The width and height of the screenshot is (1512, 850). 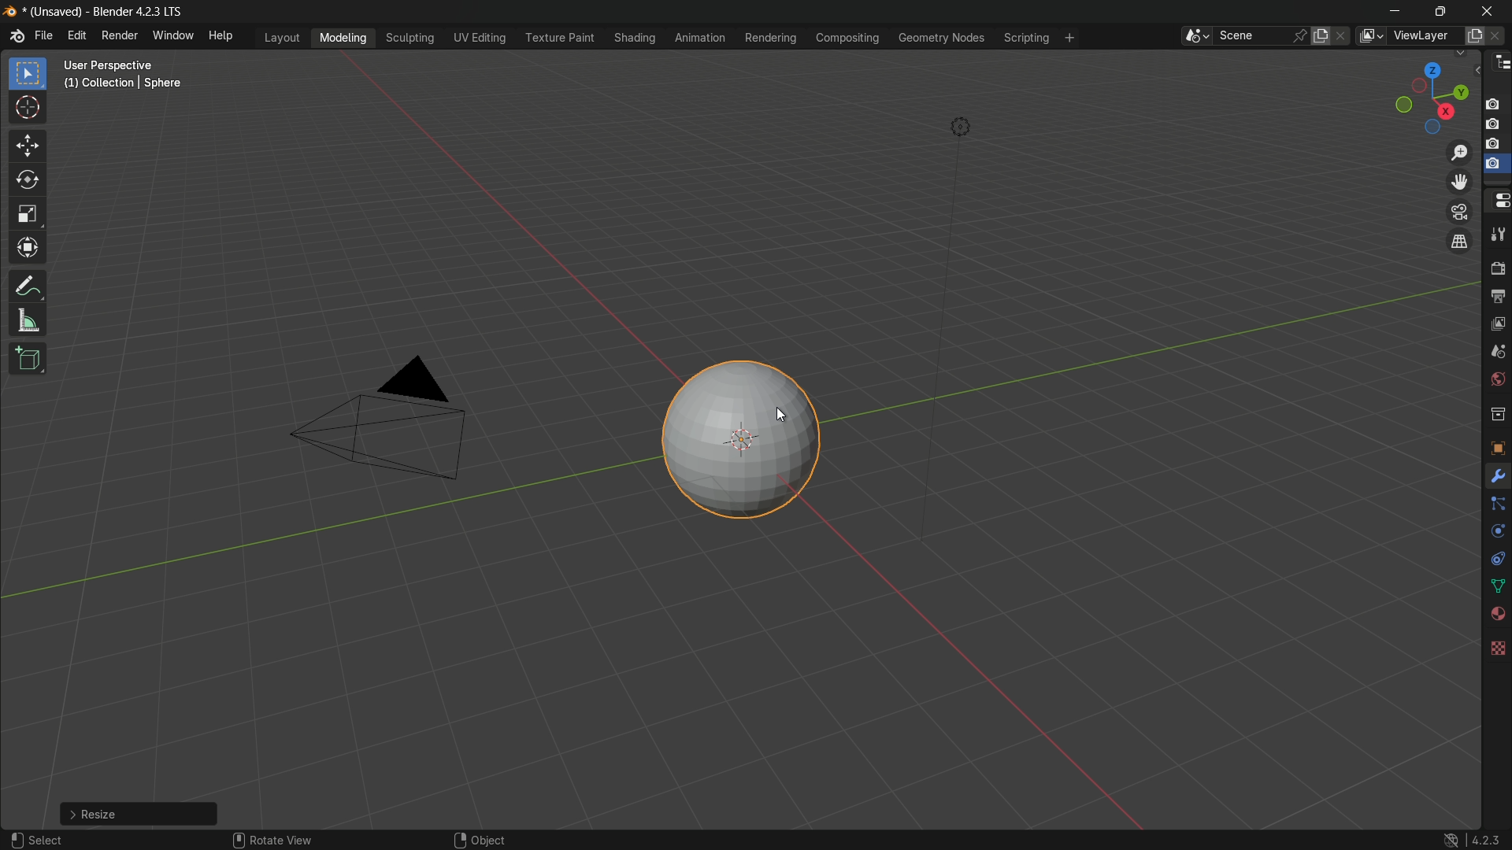 I want to click on capture, so click(x=1496, y=125).